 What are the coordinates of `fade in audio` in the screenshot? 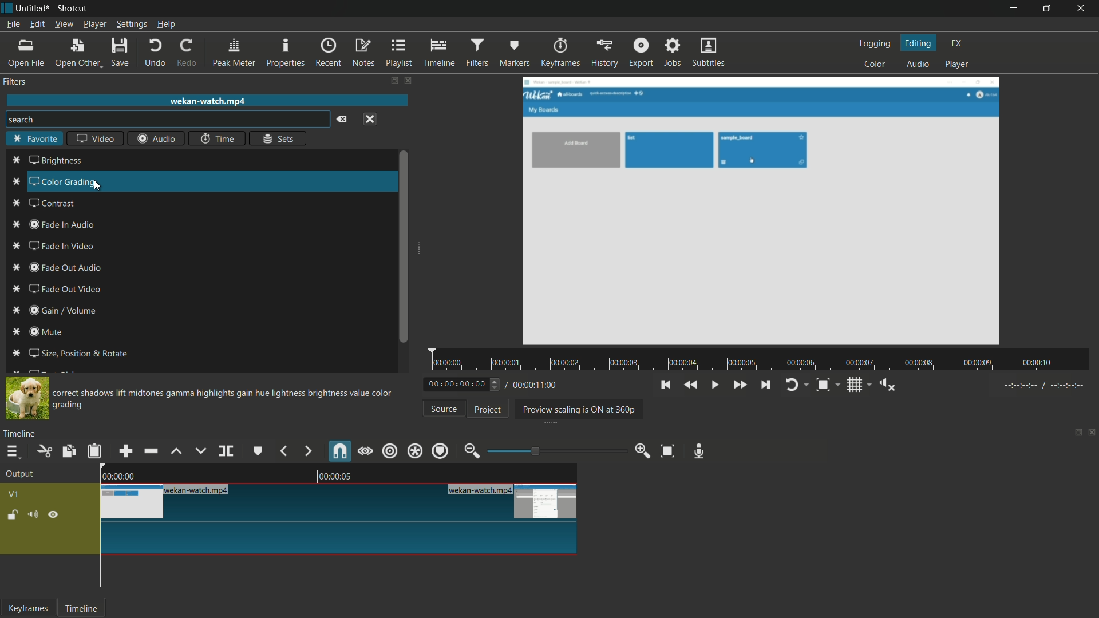 It's located at (56, 225).